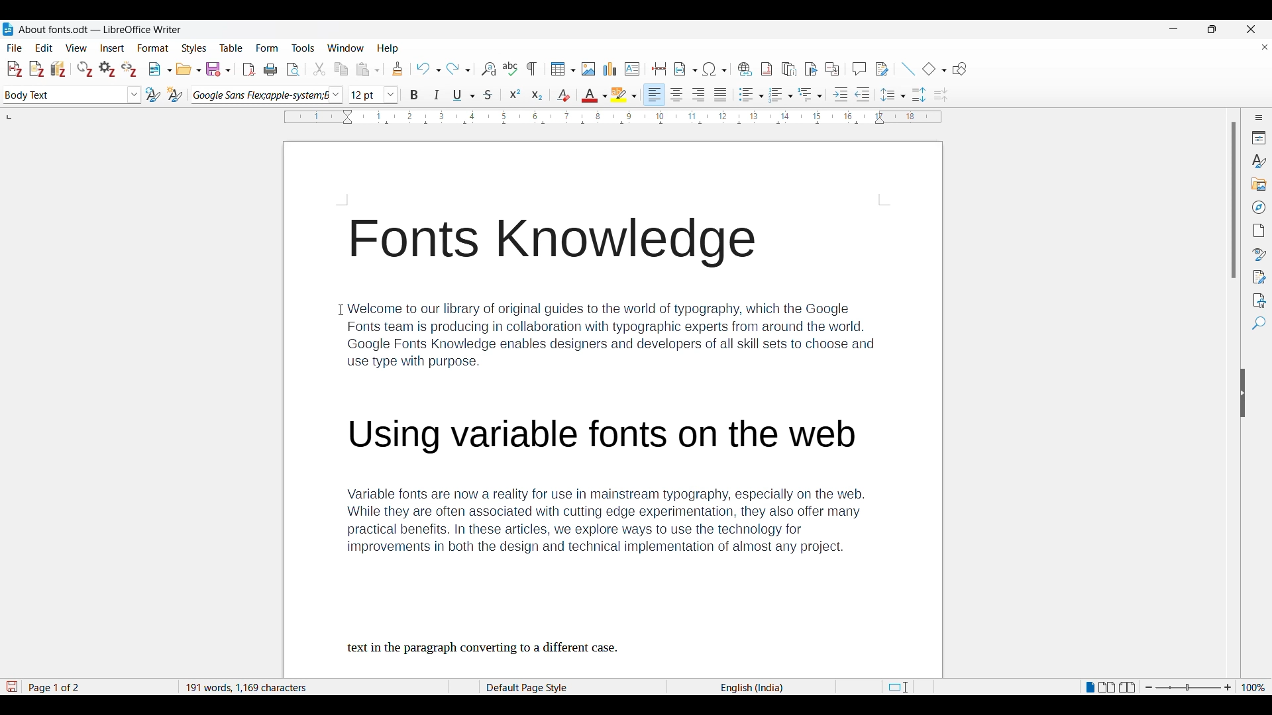 Image resolution: width=1272 pixels, height=715 pixels. I want to click on Minimize, so click(1174, 29).